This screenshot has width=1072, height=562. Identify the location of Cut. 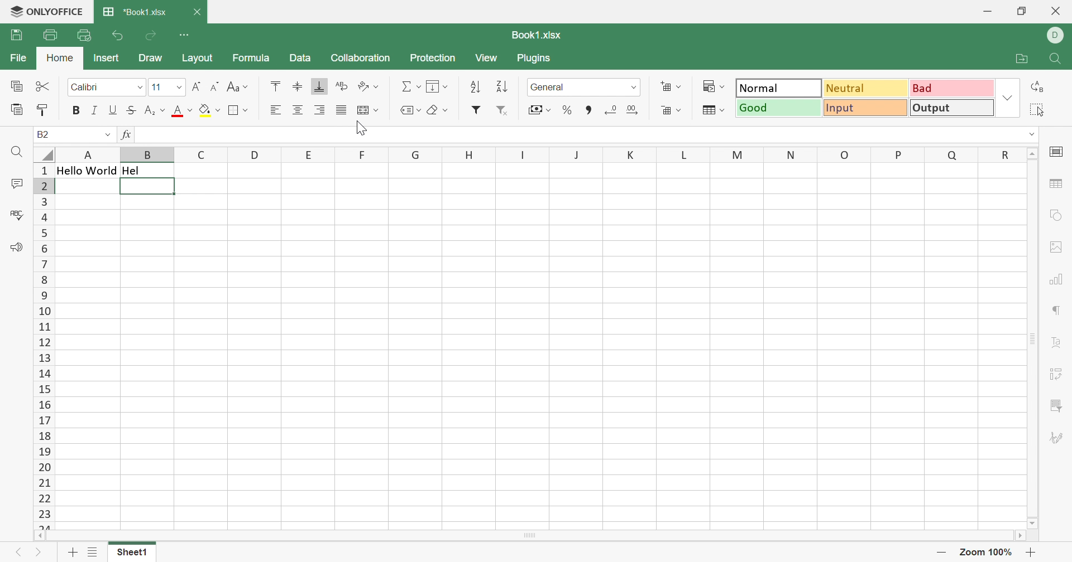
(42, 85).